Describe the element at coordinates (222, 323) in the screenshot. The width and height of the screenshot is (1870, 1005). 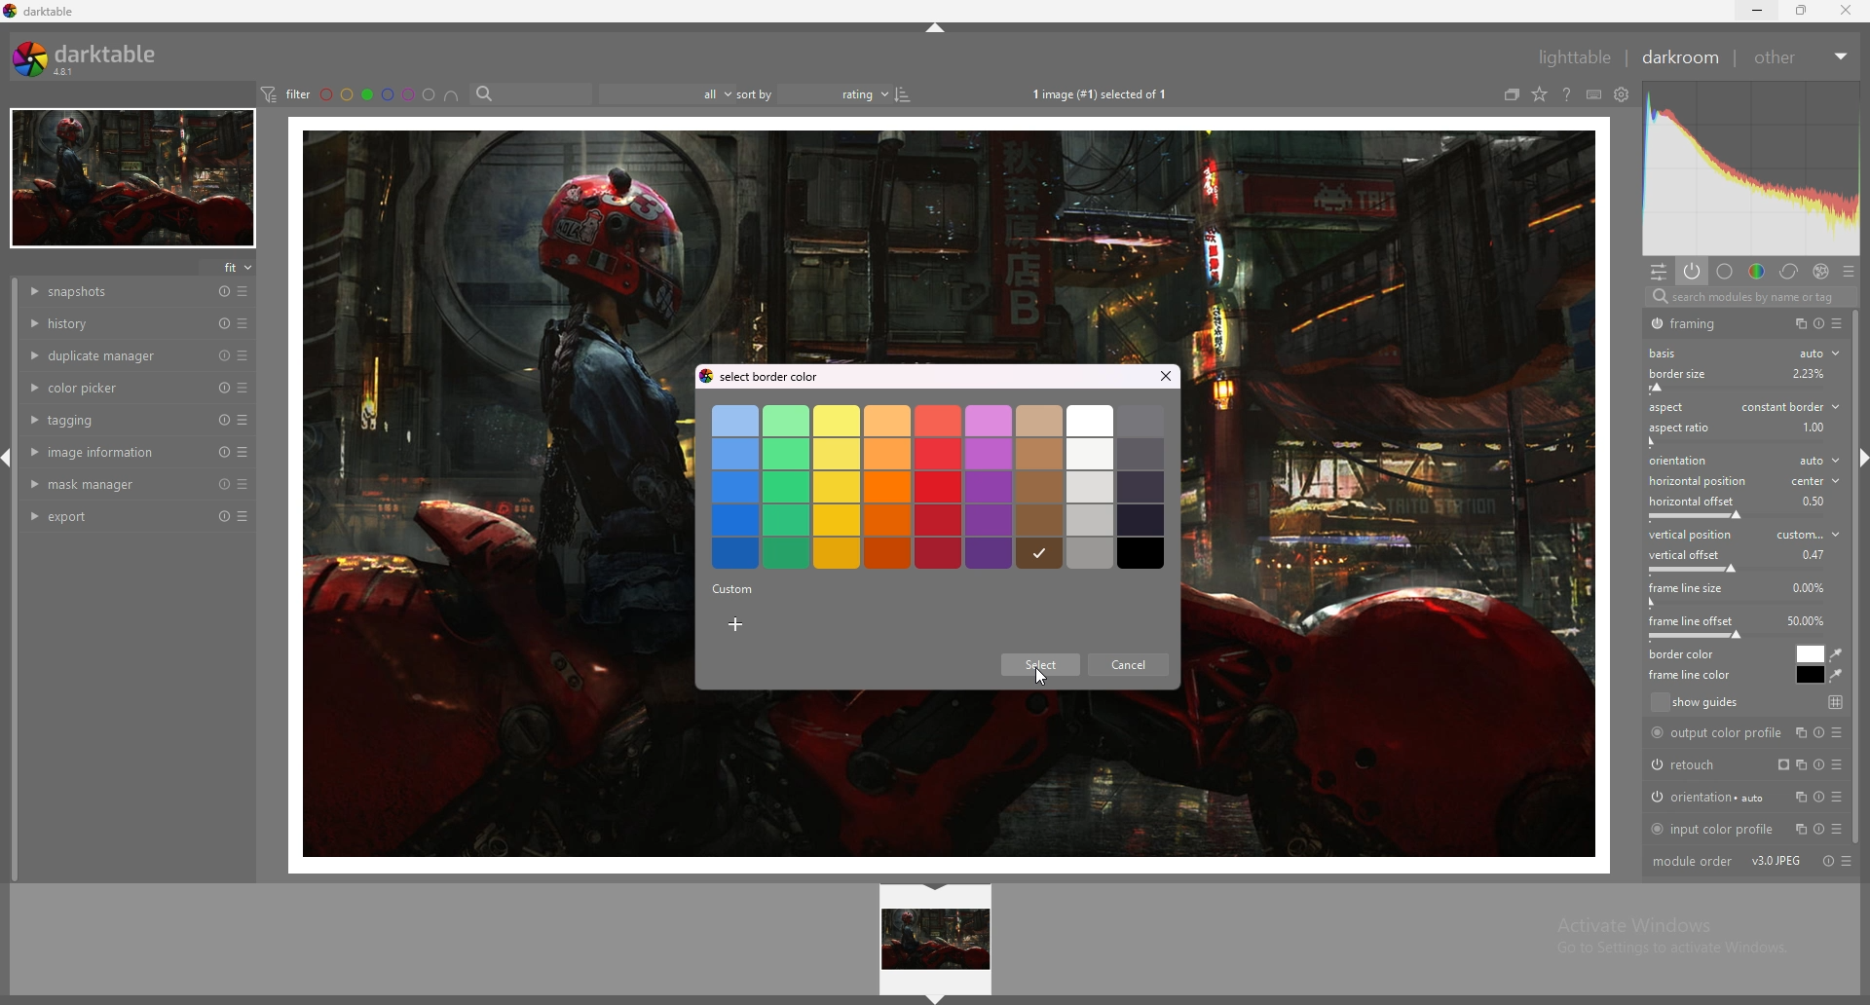
I see `reset` at that location.